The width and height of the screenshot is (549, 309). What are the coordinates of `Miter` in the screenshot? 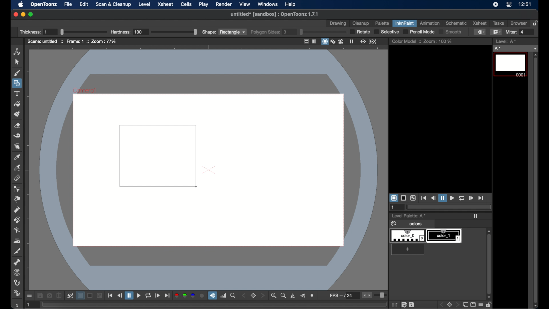 It's located at (518, 32).